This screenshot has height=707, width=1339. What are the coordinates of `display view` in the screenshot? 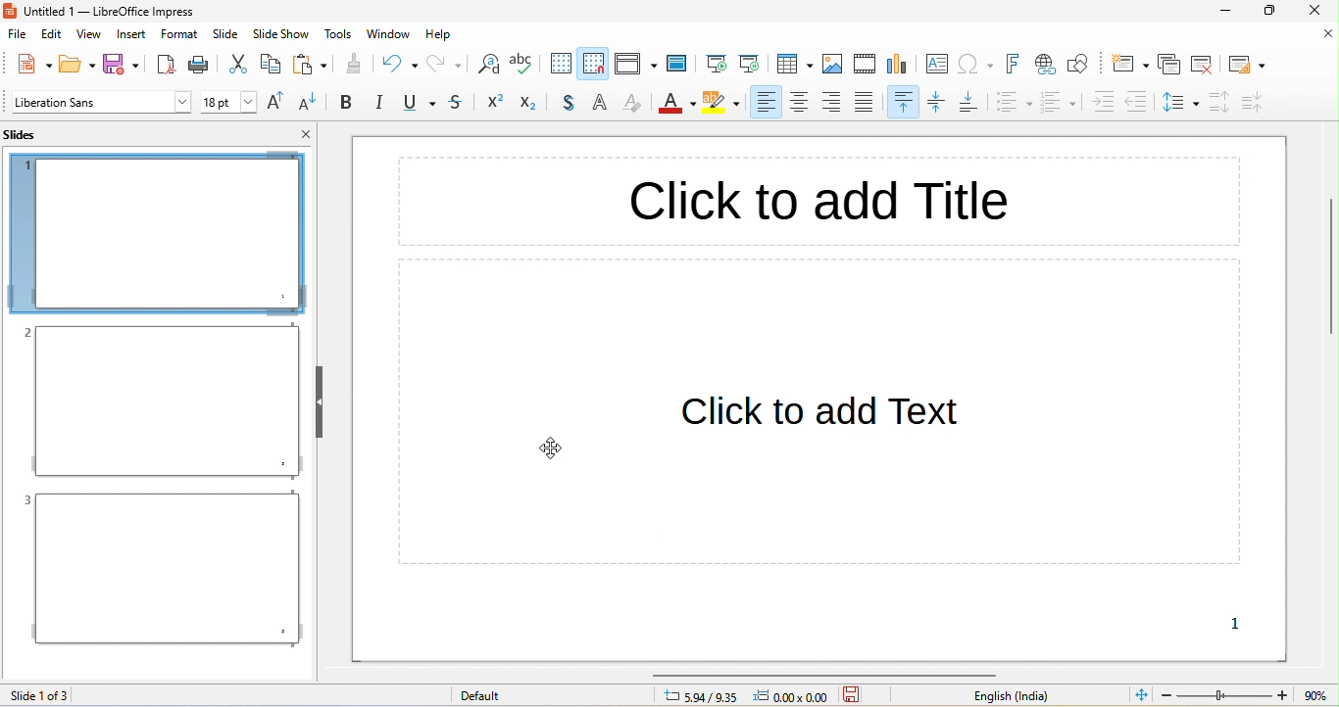 It's located at (635, 64).